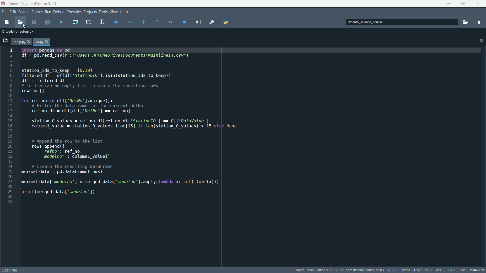  Describe the element at coordinates (462, 270) in the screenshot. I see `rw` at that location.